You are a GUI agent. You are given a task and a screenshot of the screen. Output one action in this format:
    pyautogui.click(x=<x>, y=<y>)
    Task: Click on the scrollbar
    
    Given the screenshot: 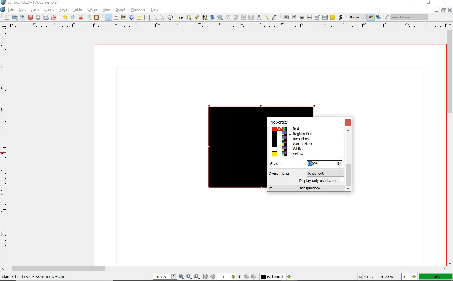 What is the action you would take?
    pyautogui.click(x=349, y=160)
    